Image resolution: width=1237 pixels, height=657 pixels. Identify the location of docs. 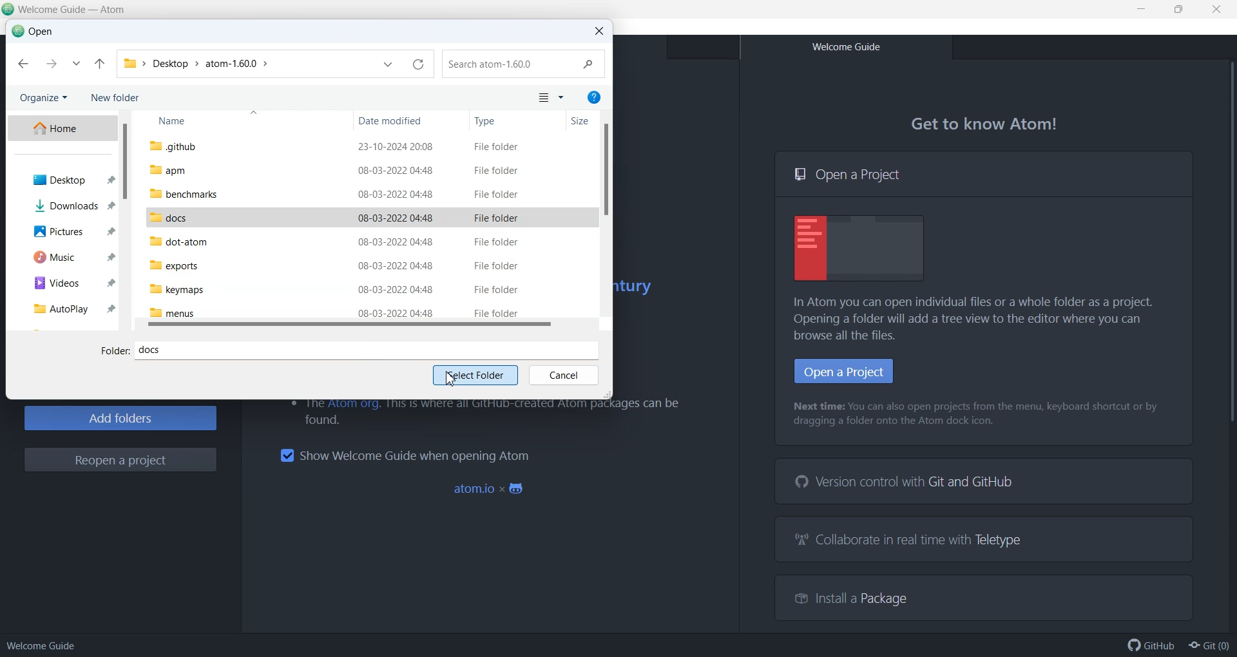
(169, 218).